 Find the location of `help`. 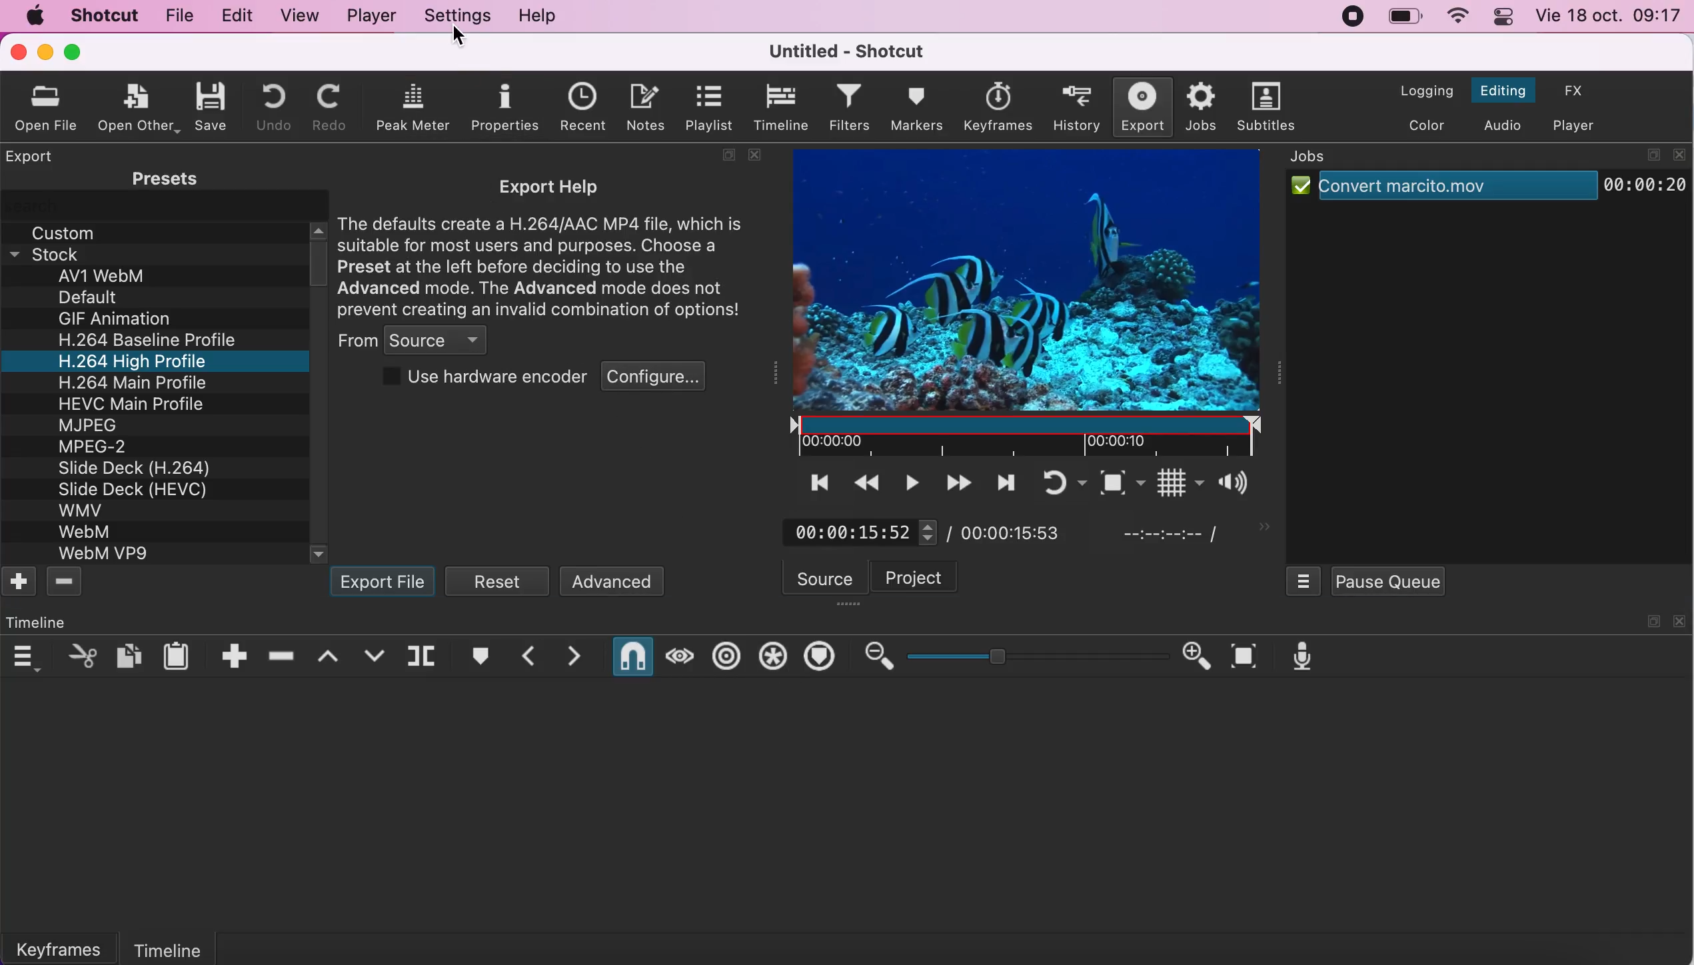

help is located at coordinates (540, 17).